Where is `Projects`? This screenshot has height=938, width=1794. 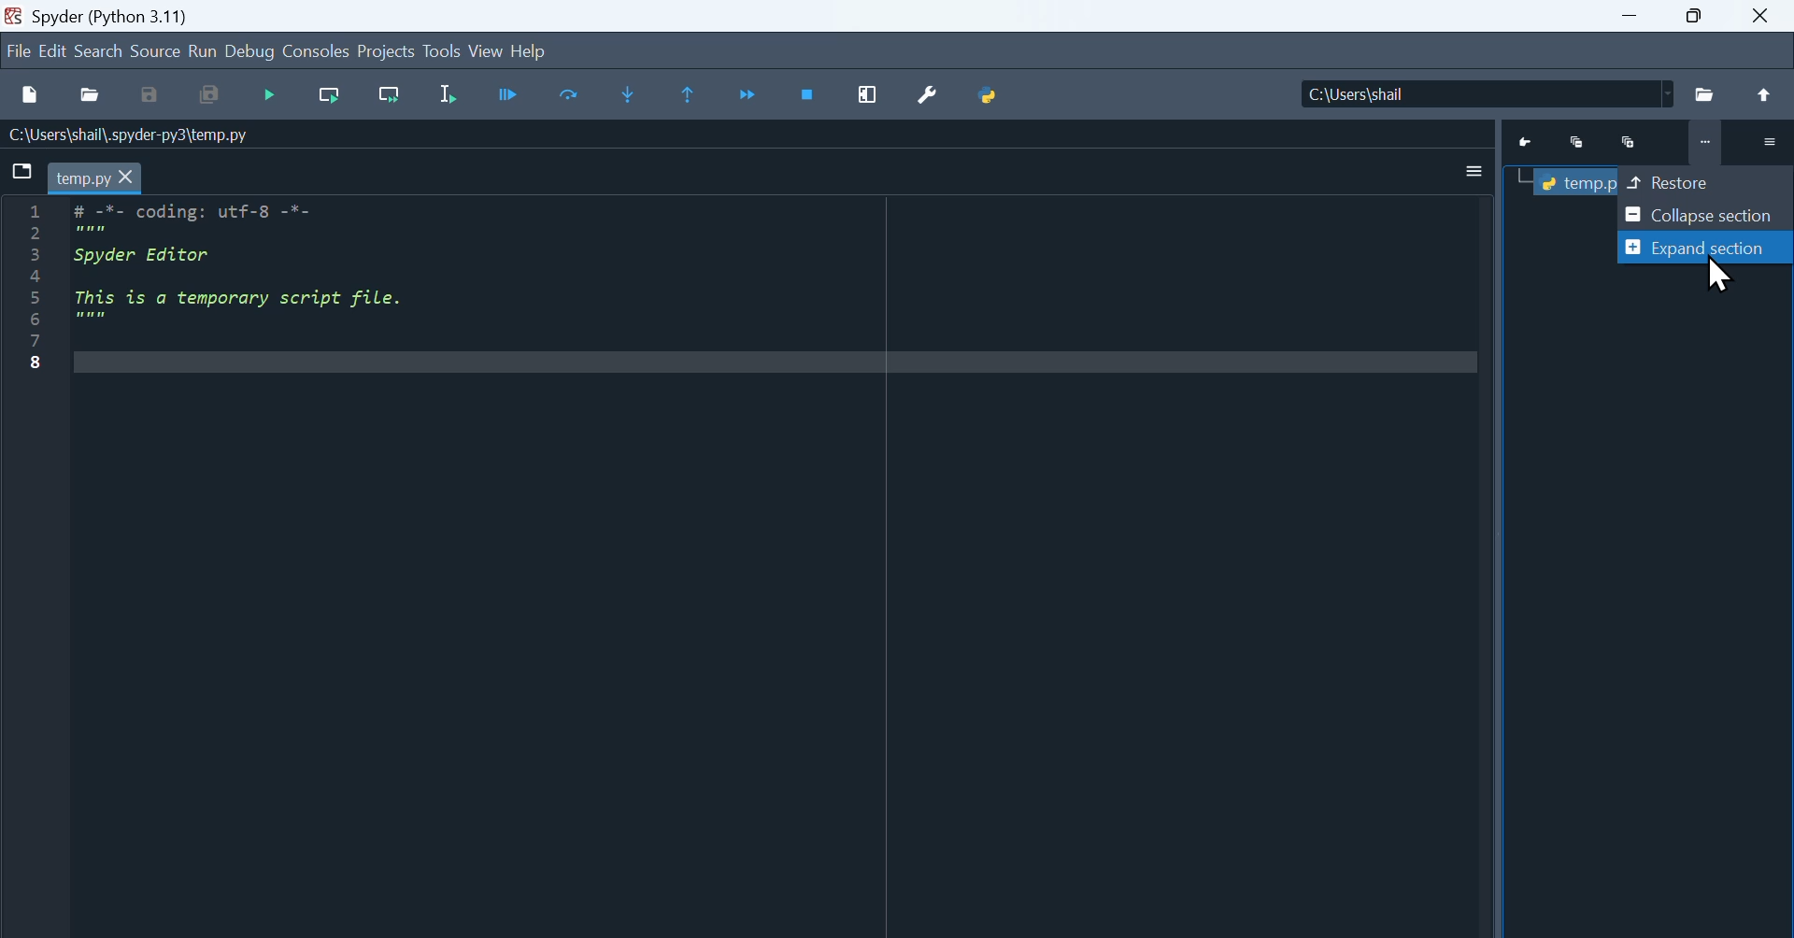
Projects is located at coordinates (384, 51).